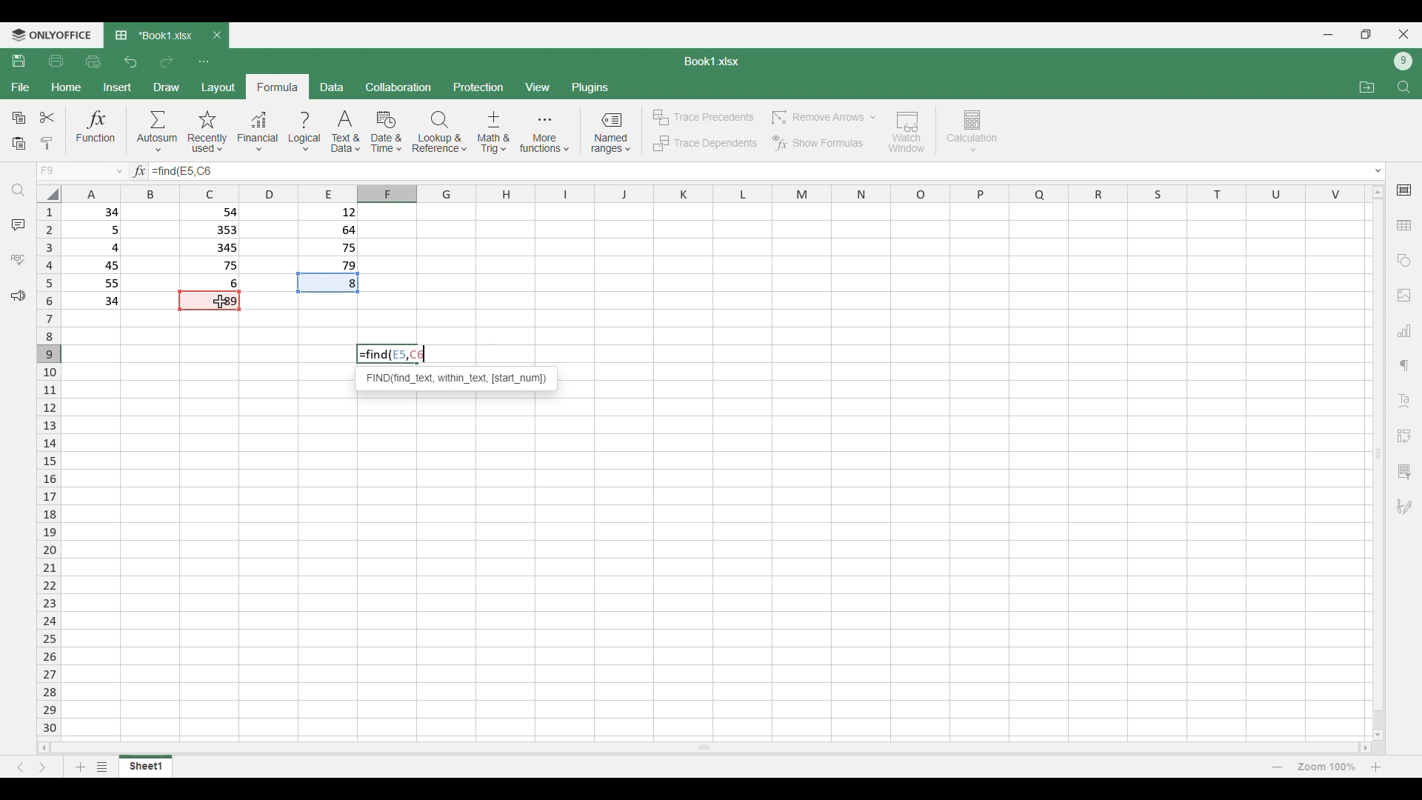  What do you see at coordinates (50, 36) in the screenshot?
I see `Software logo and name` at bounding box center [50, 36].